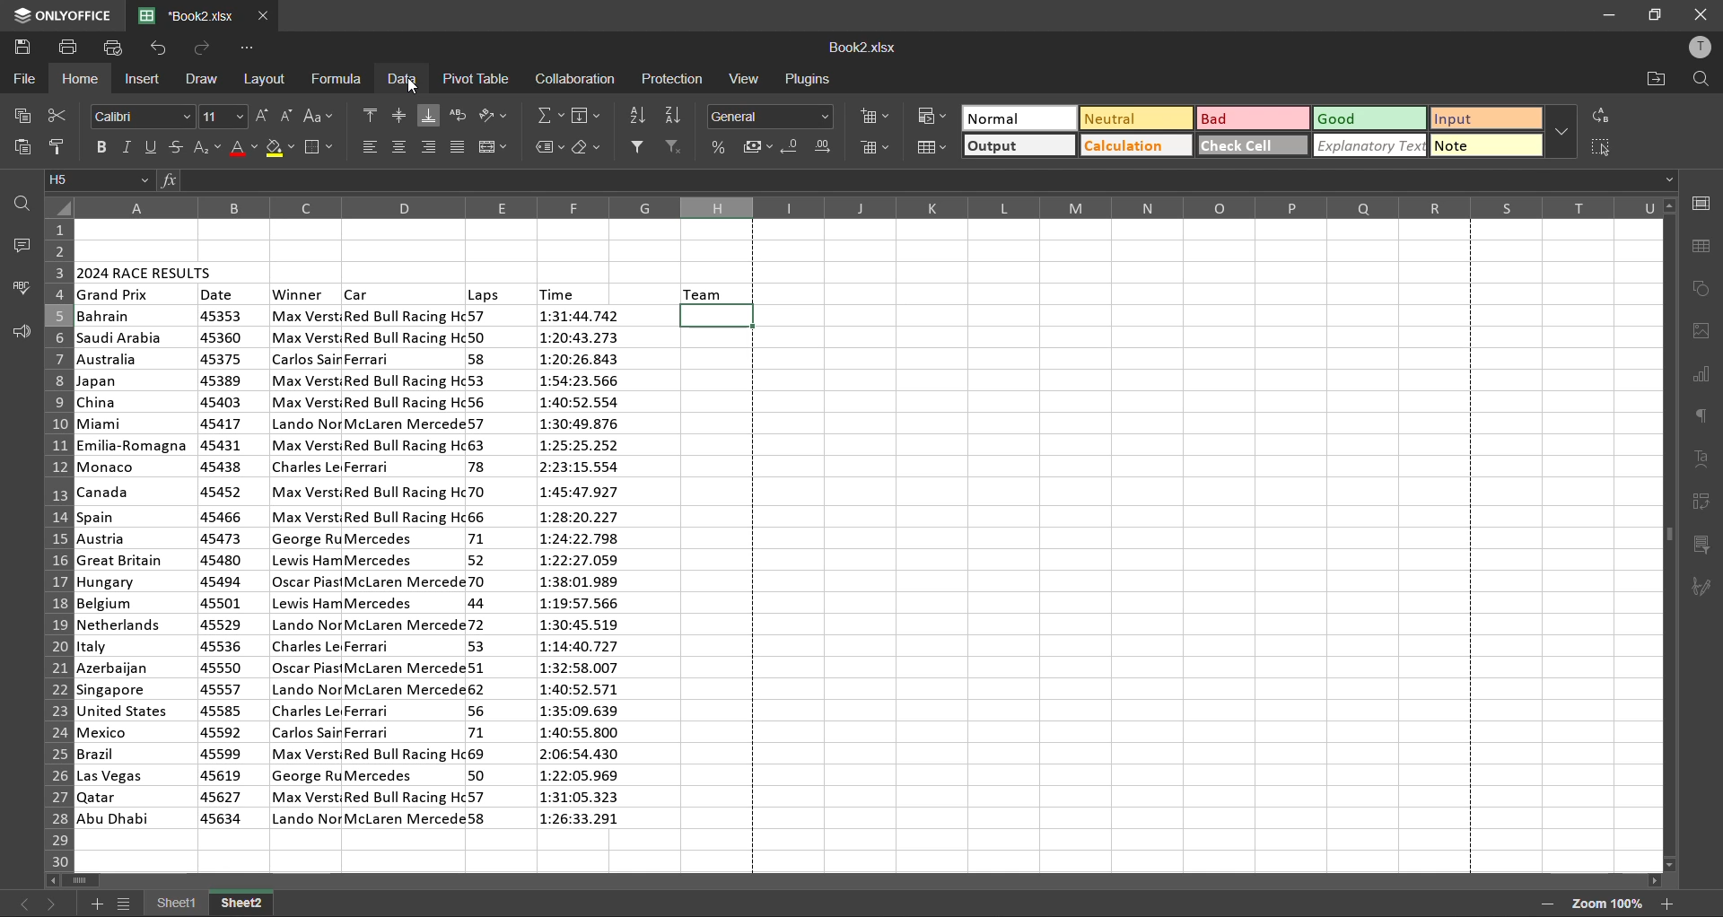  Describe the element at coordinates (824, 147) in the screenshot. I see `increase decimal` at that location.